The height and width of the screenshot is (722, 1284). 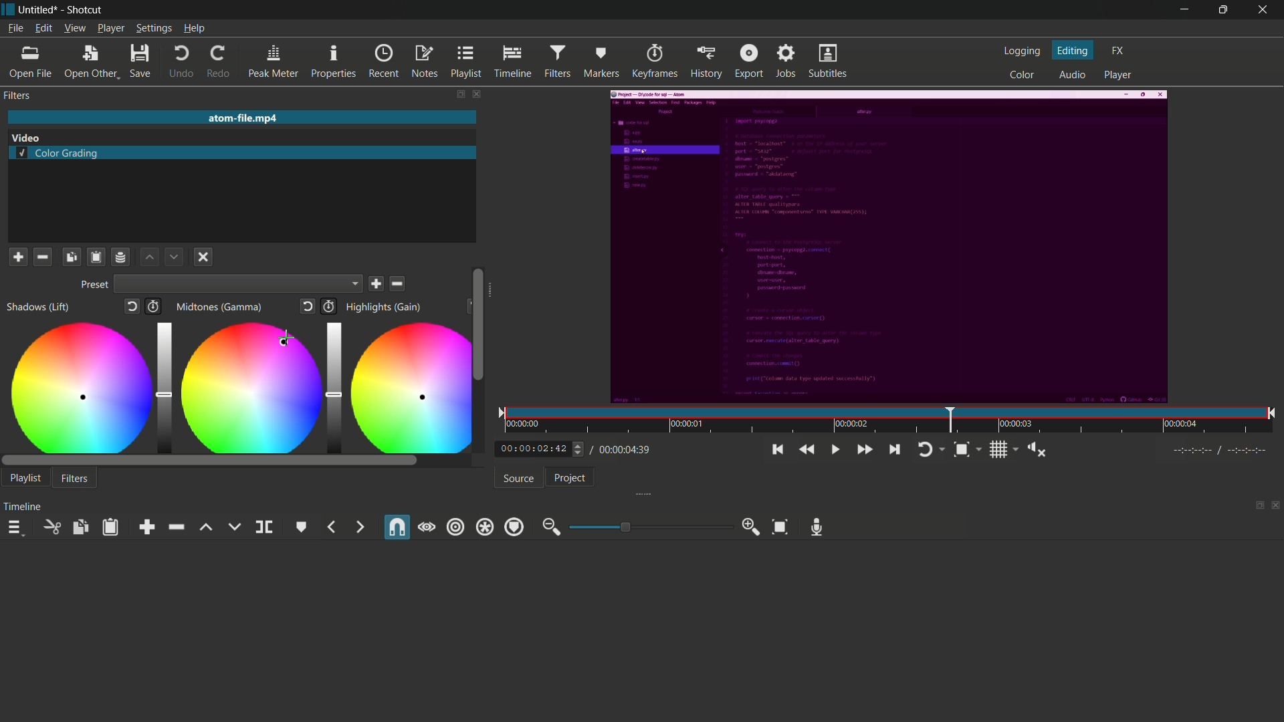 I want to click on quickly play forward, so click(x=865, y=449).